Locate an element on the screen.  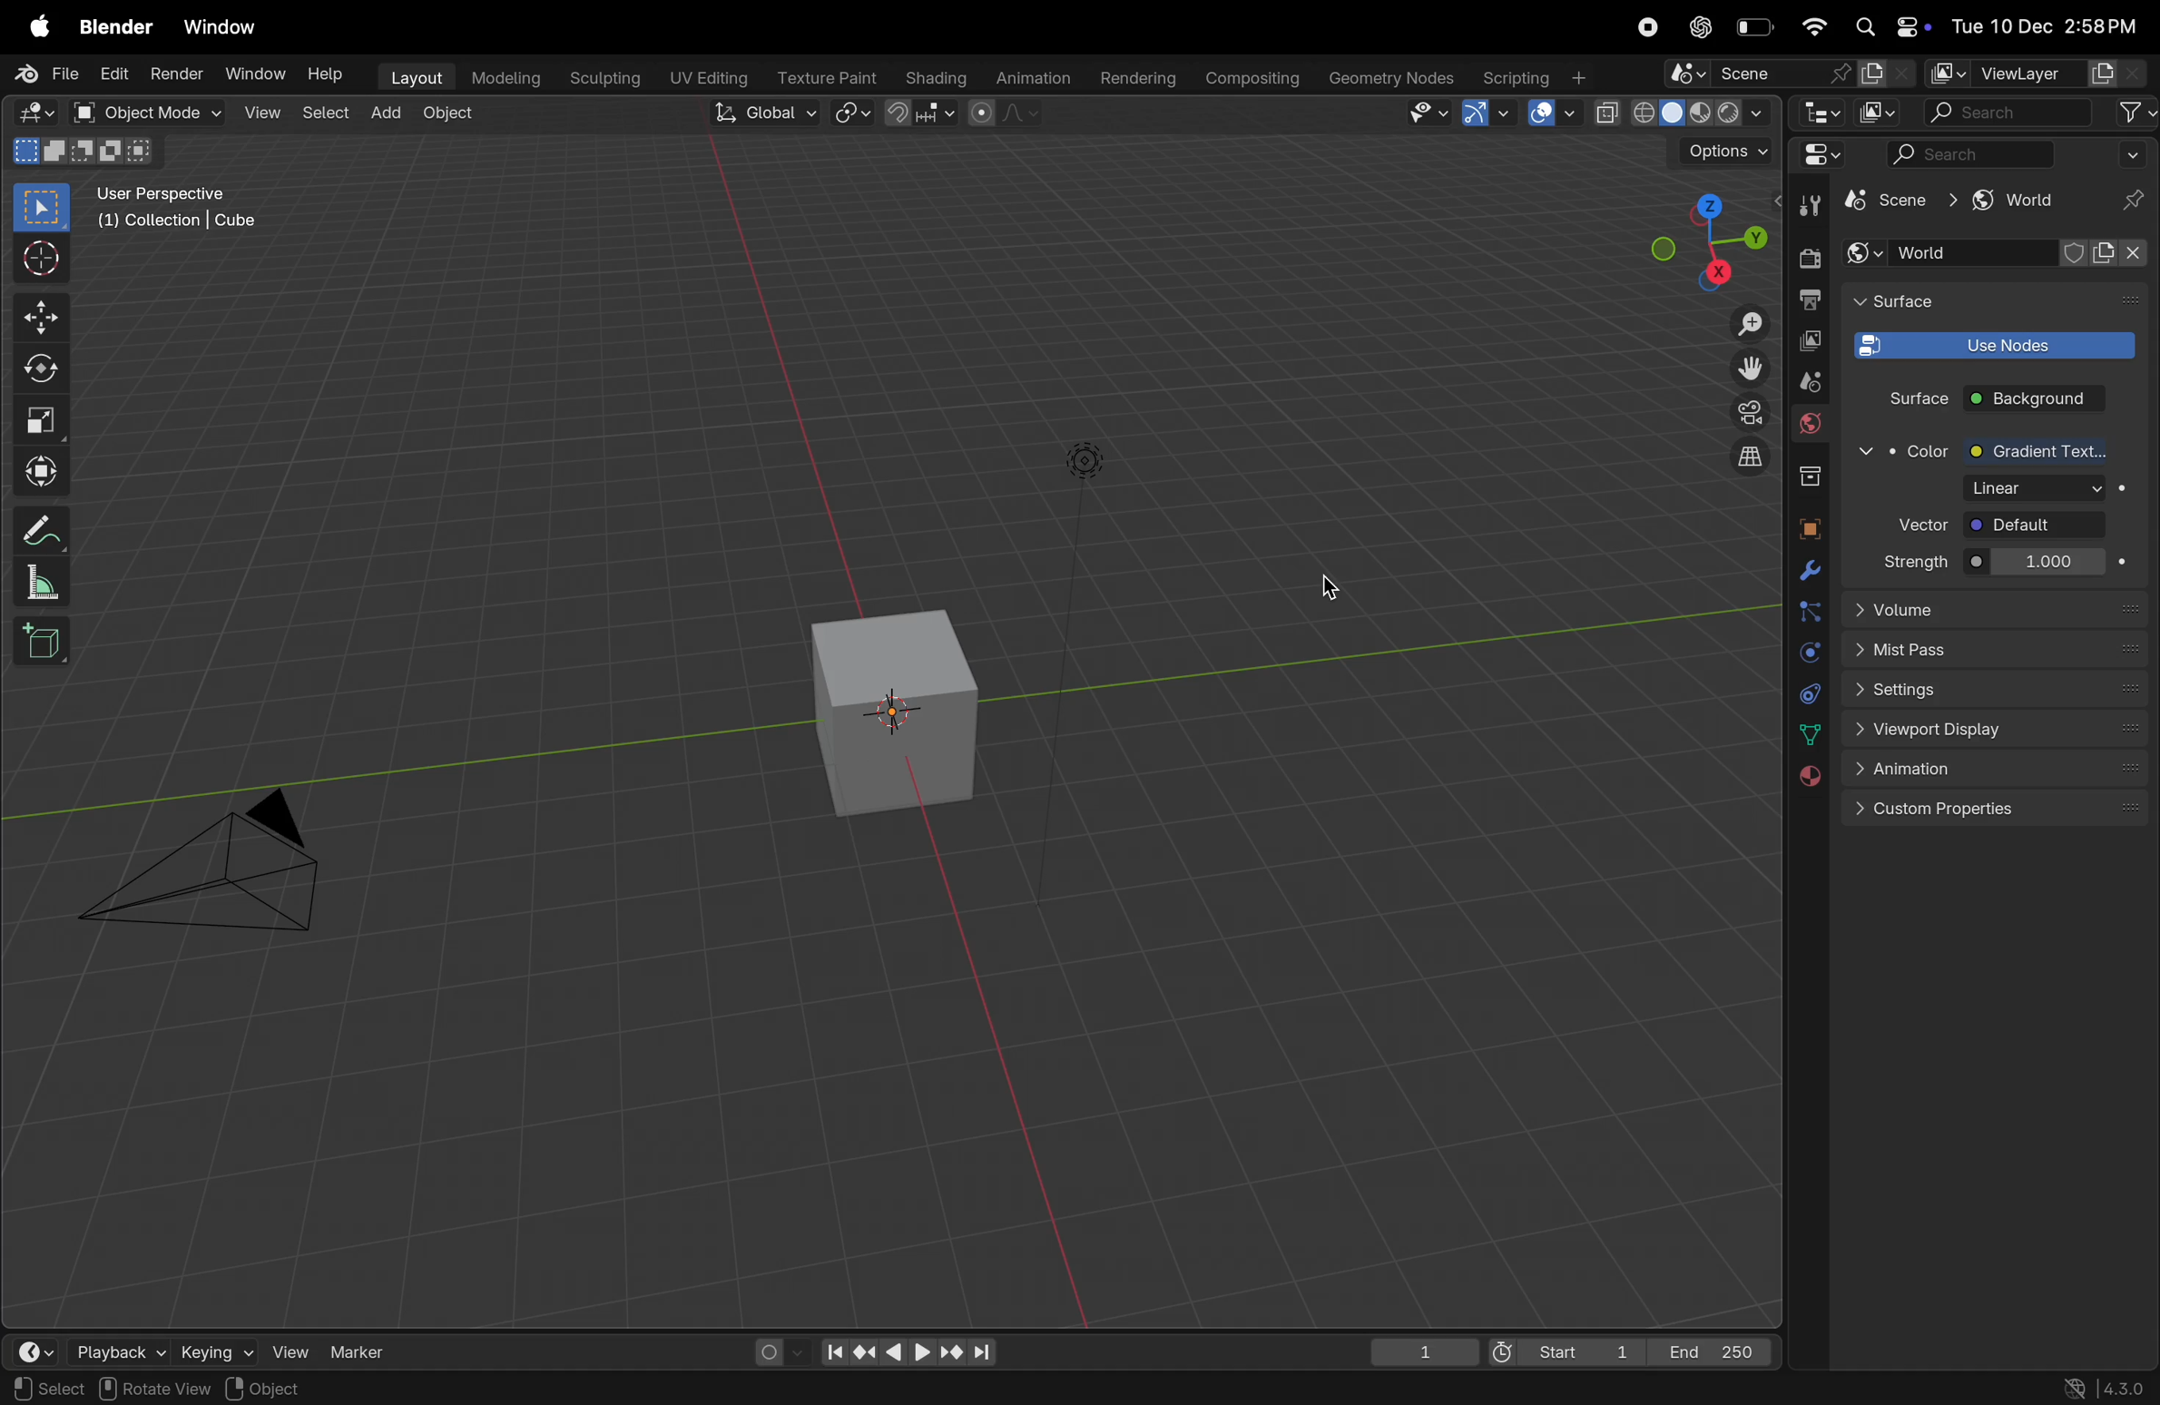
Surface is located at coordinates (1920, 300).